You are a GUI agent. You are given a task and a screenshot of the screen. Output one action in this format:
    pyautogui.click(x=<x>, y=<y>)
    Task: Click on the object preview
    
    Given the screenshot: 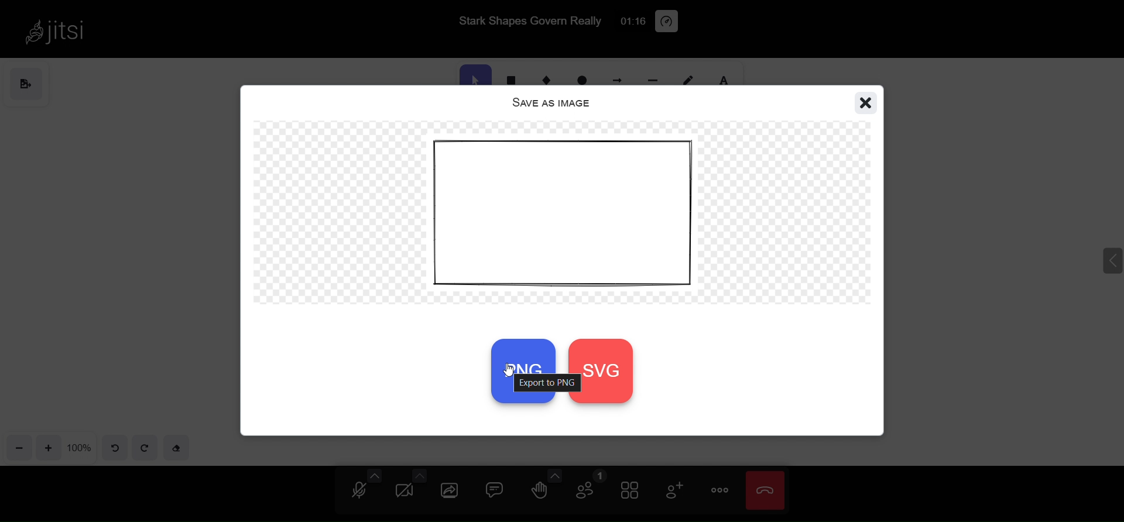 What is the action you would take?
    pyautogui.click(x=571, y=217)
    